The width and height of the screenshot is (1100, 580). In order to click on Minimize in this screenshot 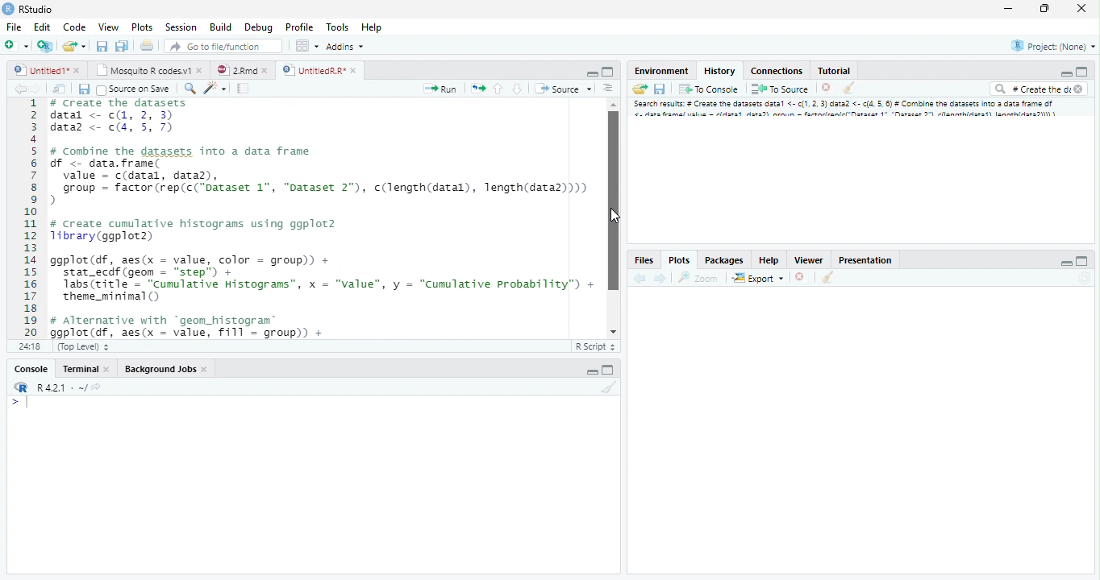, I will do `click(1064, 262)`.